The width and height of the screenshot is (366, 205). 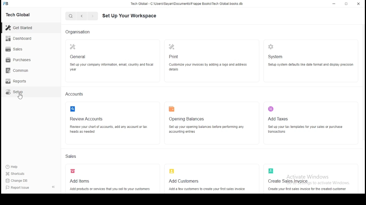 What do you see at coordinates (7, 4) in the screenshot?
I see `Frappe Books logo` at bounding box center [7, 4].